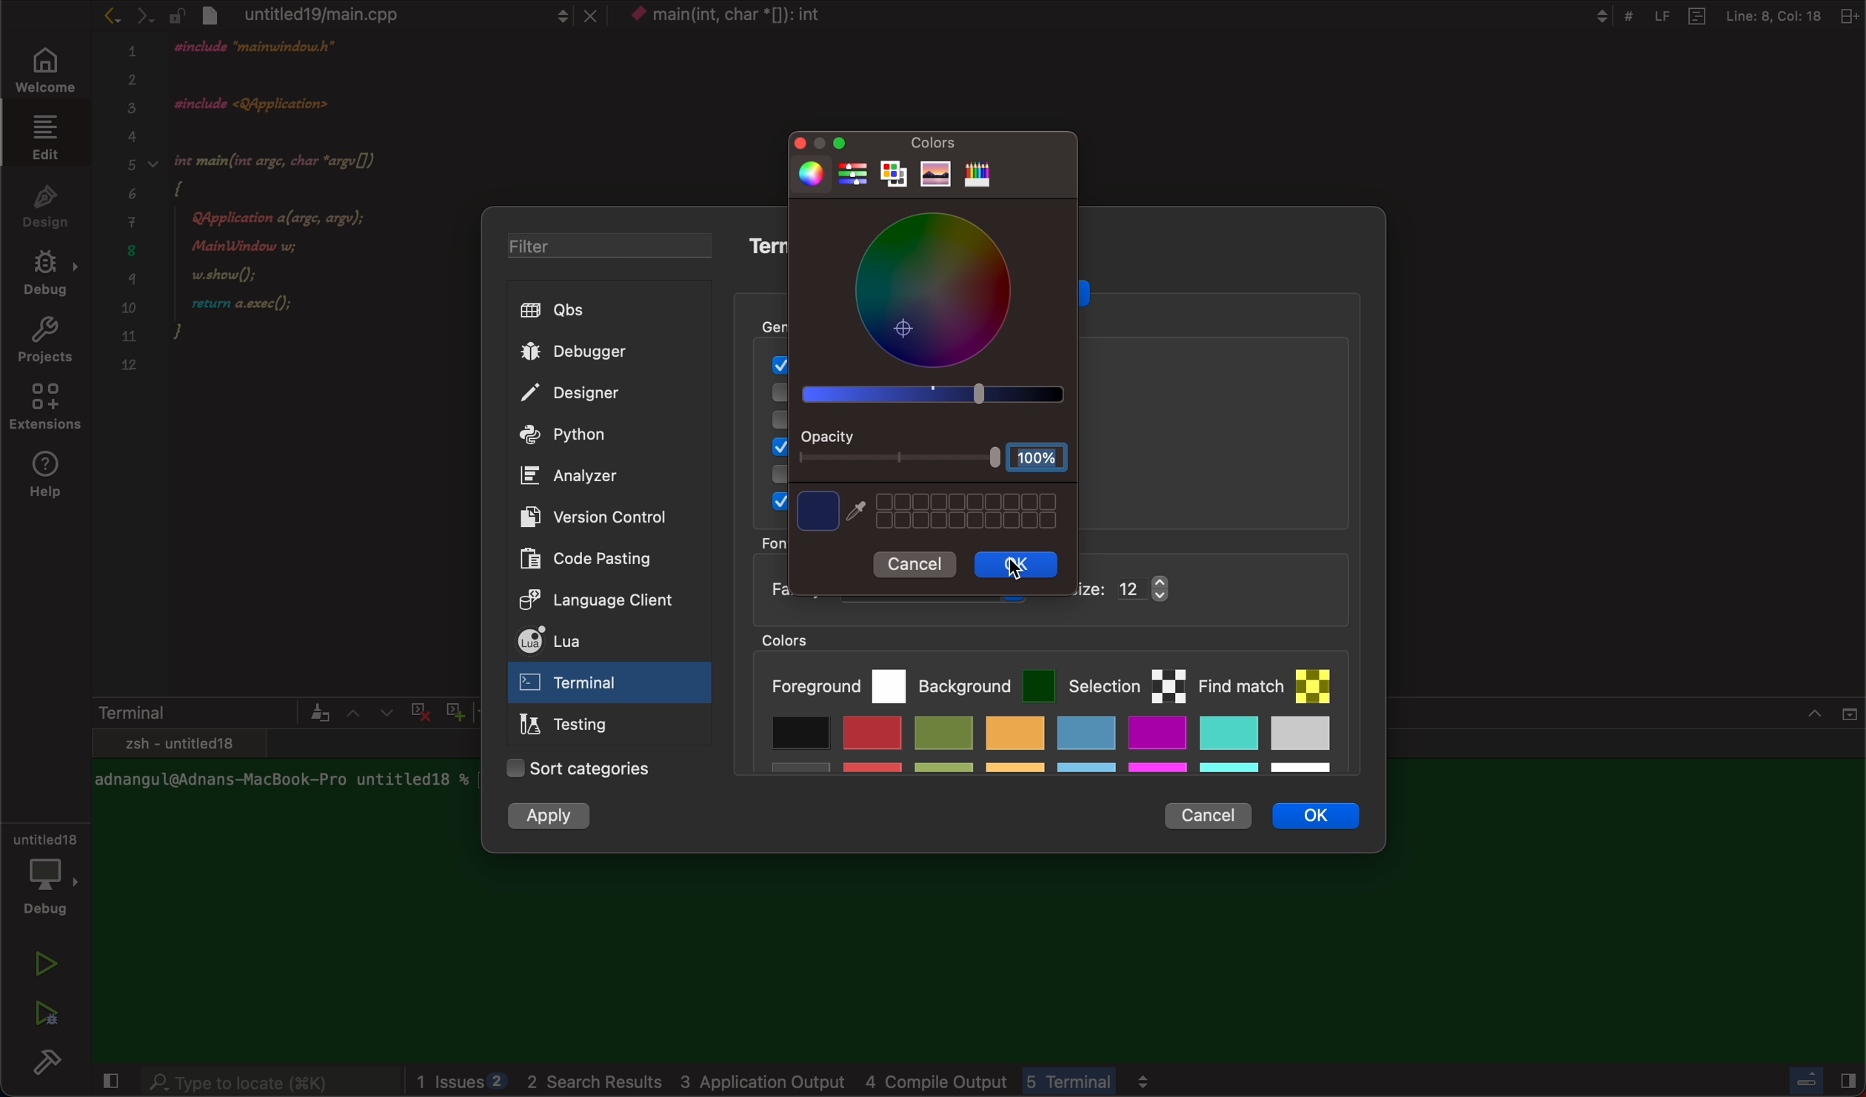 This screenshot has height=1097, width=1866. What do you see at coordinates (452, 709) in the screenshot?
I see `plus` at bounding box center [452, 709].